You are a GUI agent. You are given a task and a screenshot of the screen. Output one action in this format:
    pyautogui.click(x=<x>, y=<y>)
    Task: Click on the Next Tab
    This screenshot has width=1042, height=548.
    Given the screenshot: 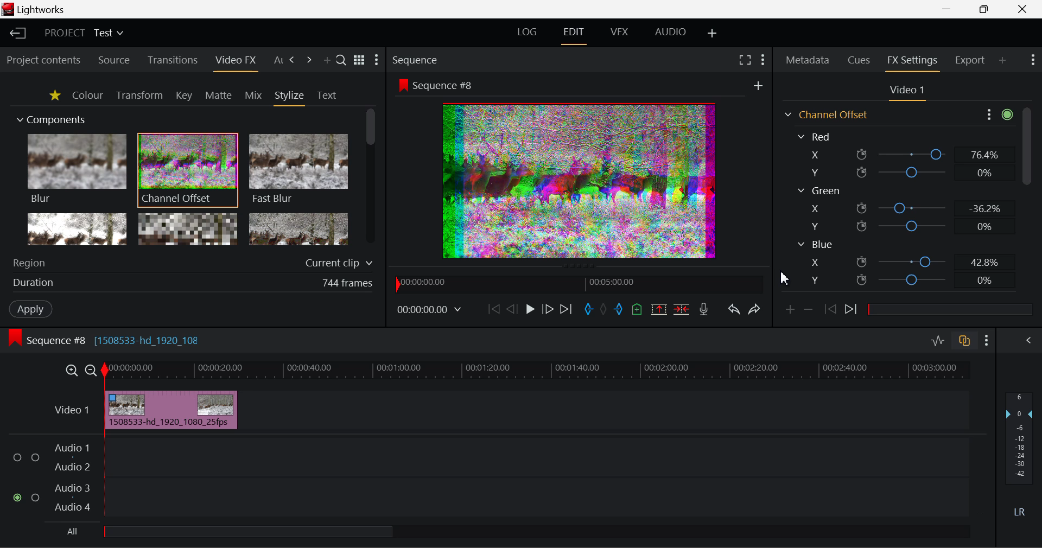 What is the action you would take?
    pyautogui.click(x=293, y=60)
    